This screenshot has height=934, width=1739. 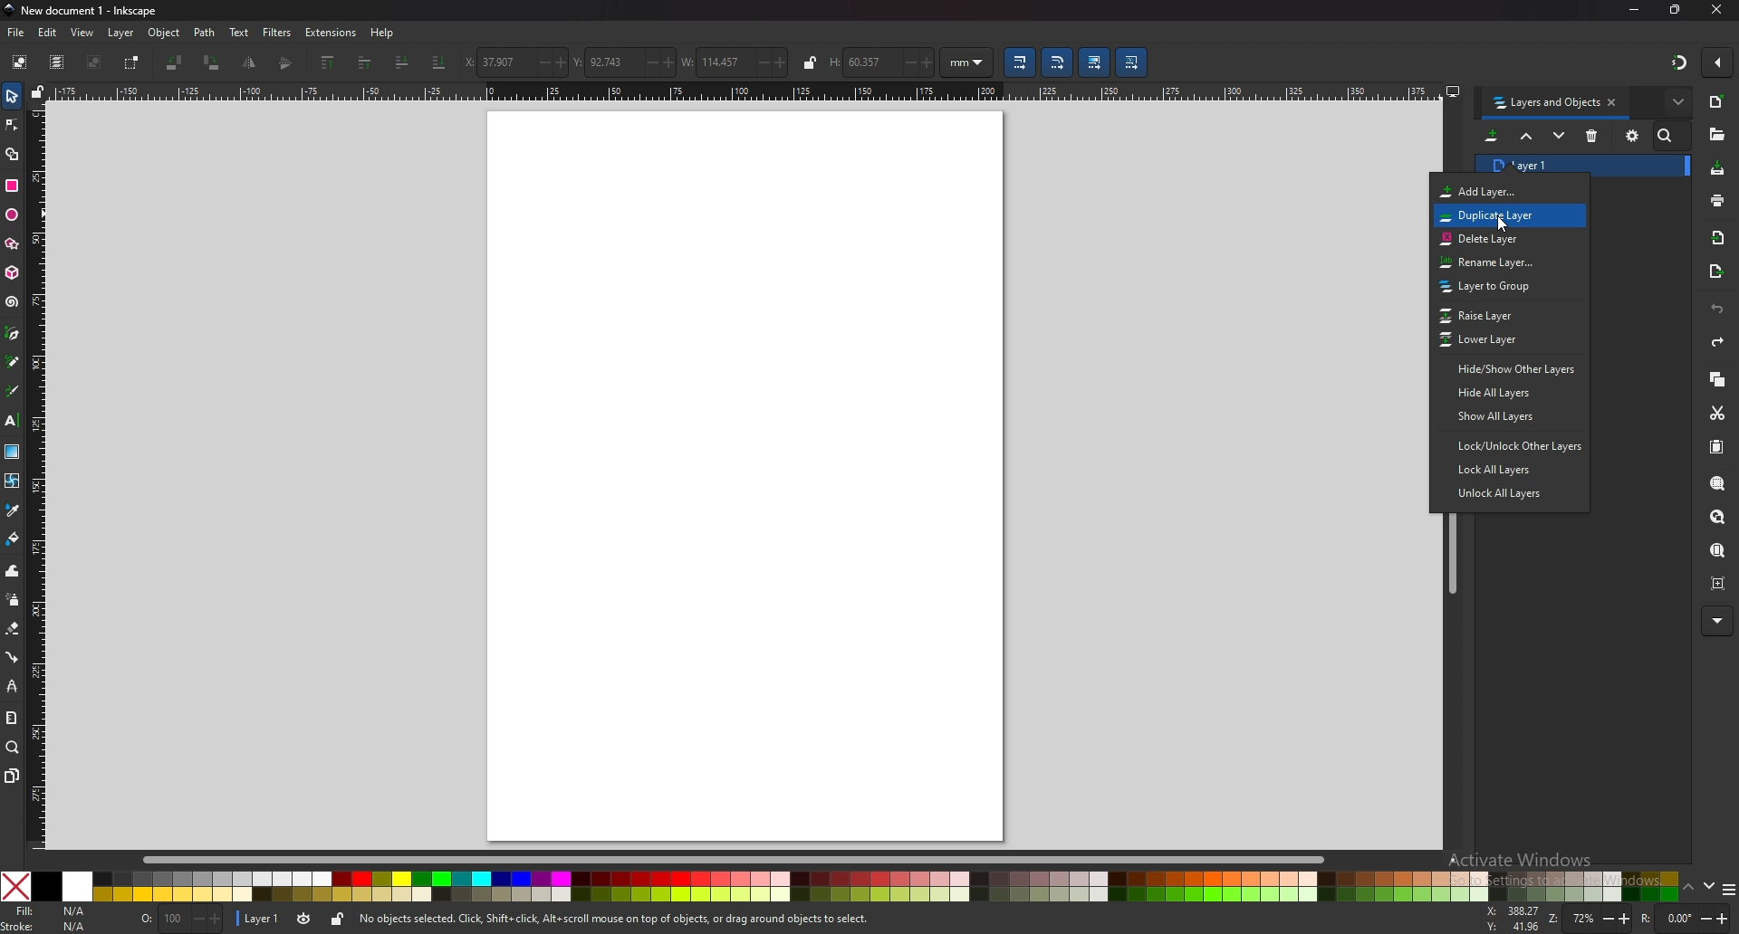 I want to click on pages, so click(x=12, y=775).